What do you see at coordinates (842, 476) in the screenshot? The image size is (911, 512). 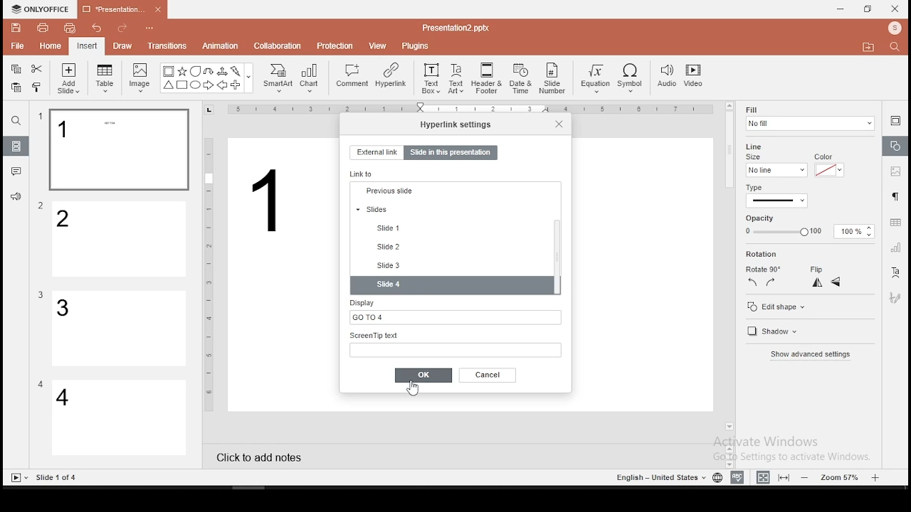 I see `zoom level` at bounding box center [842, 476].